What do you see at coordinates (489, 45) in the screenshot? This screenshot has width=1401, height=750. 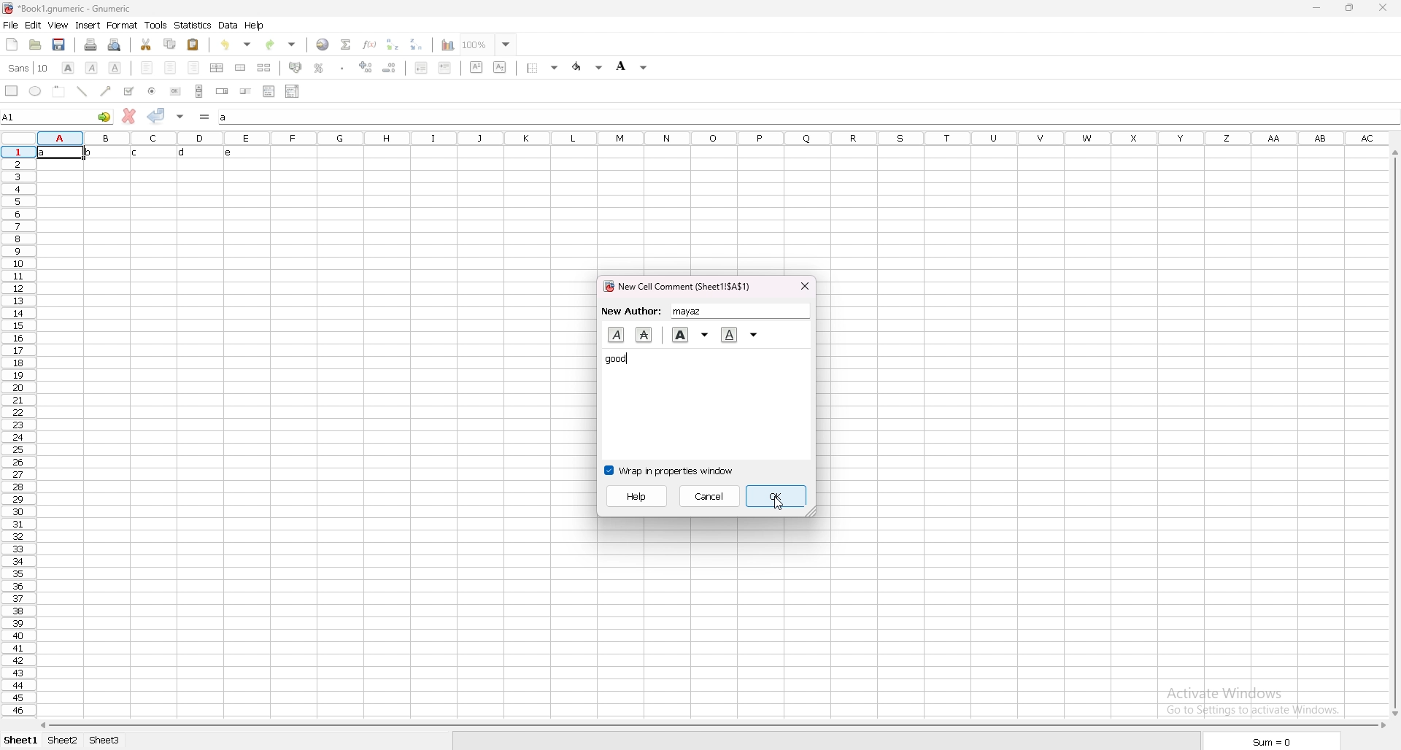 I see `zoom` at bounding box center [489, 45].